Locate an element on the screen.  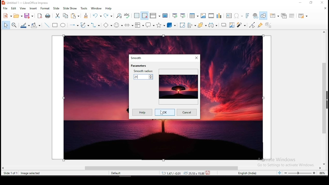
callout shape is located at coordinates (150, 26).